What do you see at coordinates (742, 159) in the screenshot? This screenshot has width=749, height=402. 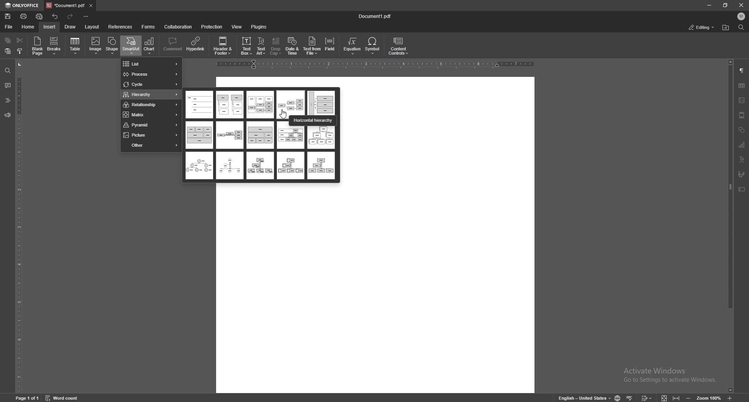 I see `text art` at bounding box center [742, 159].